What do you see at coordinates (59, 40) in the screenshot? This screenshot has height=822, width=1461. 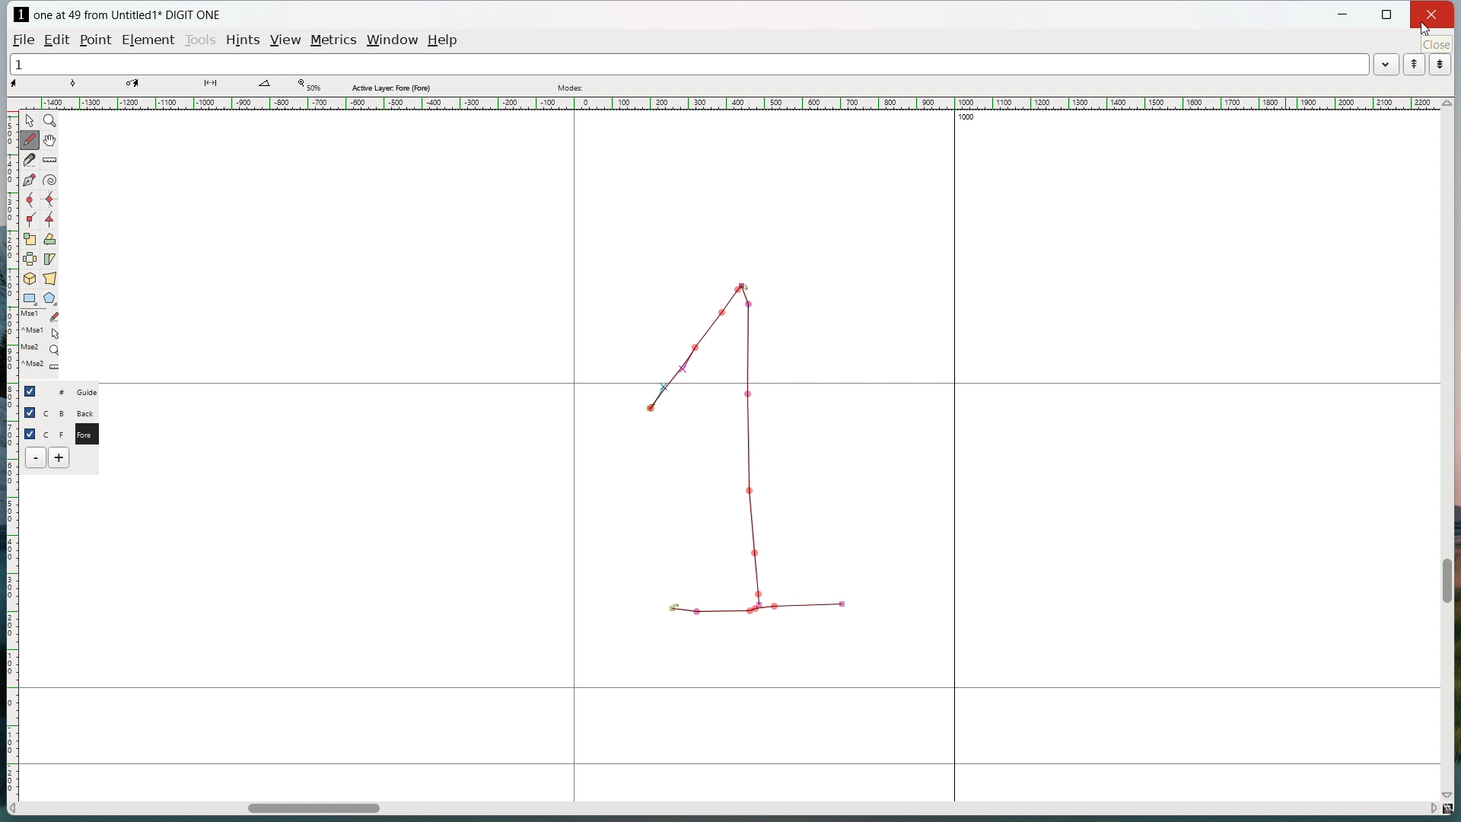 I see `edit` at bounding box center [59, 40].